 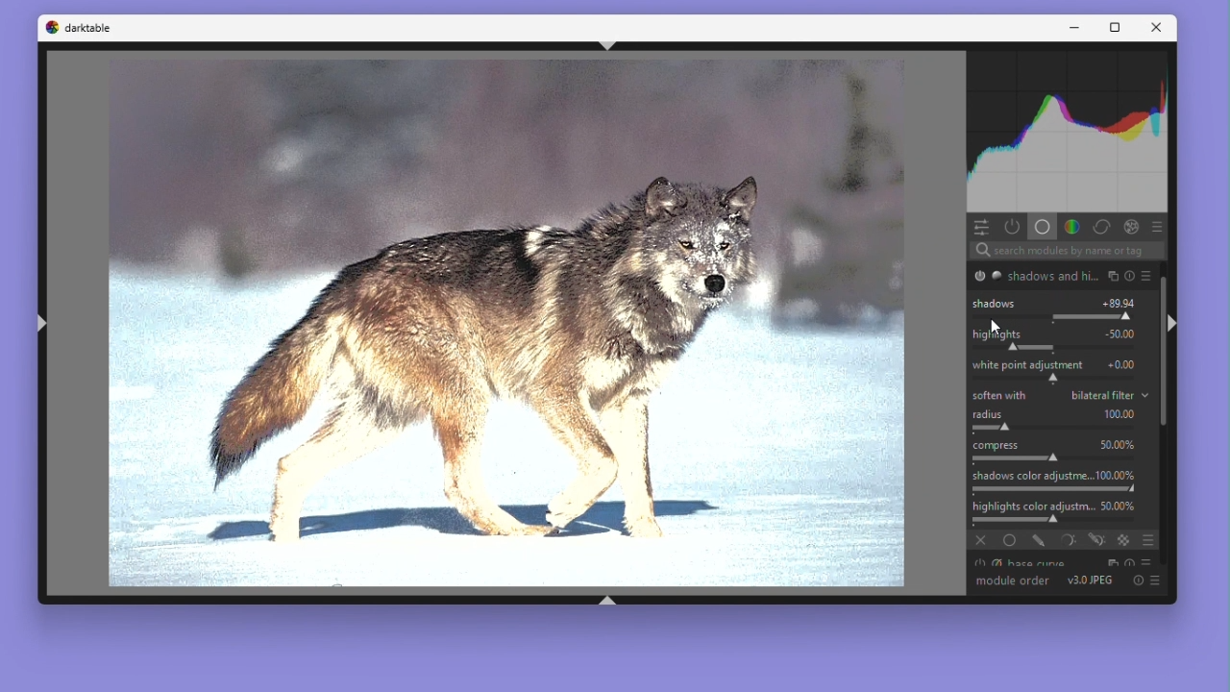 What do you see at coordinates (989, 414) in the screenshot?
I see `Radius` at bounding box center [989, 414].